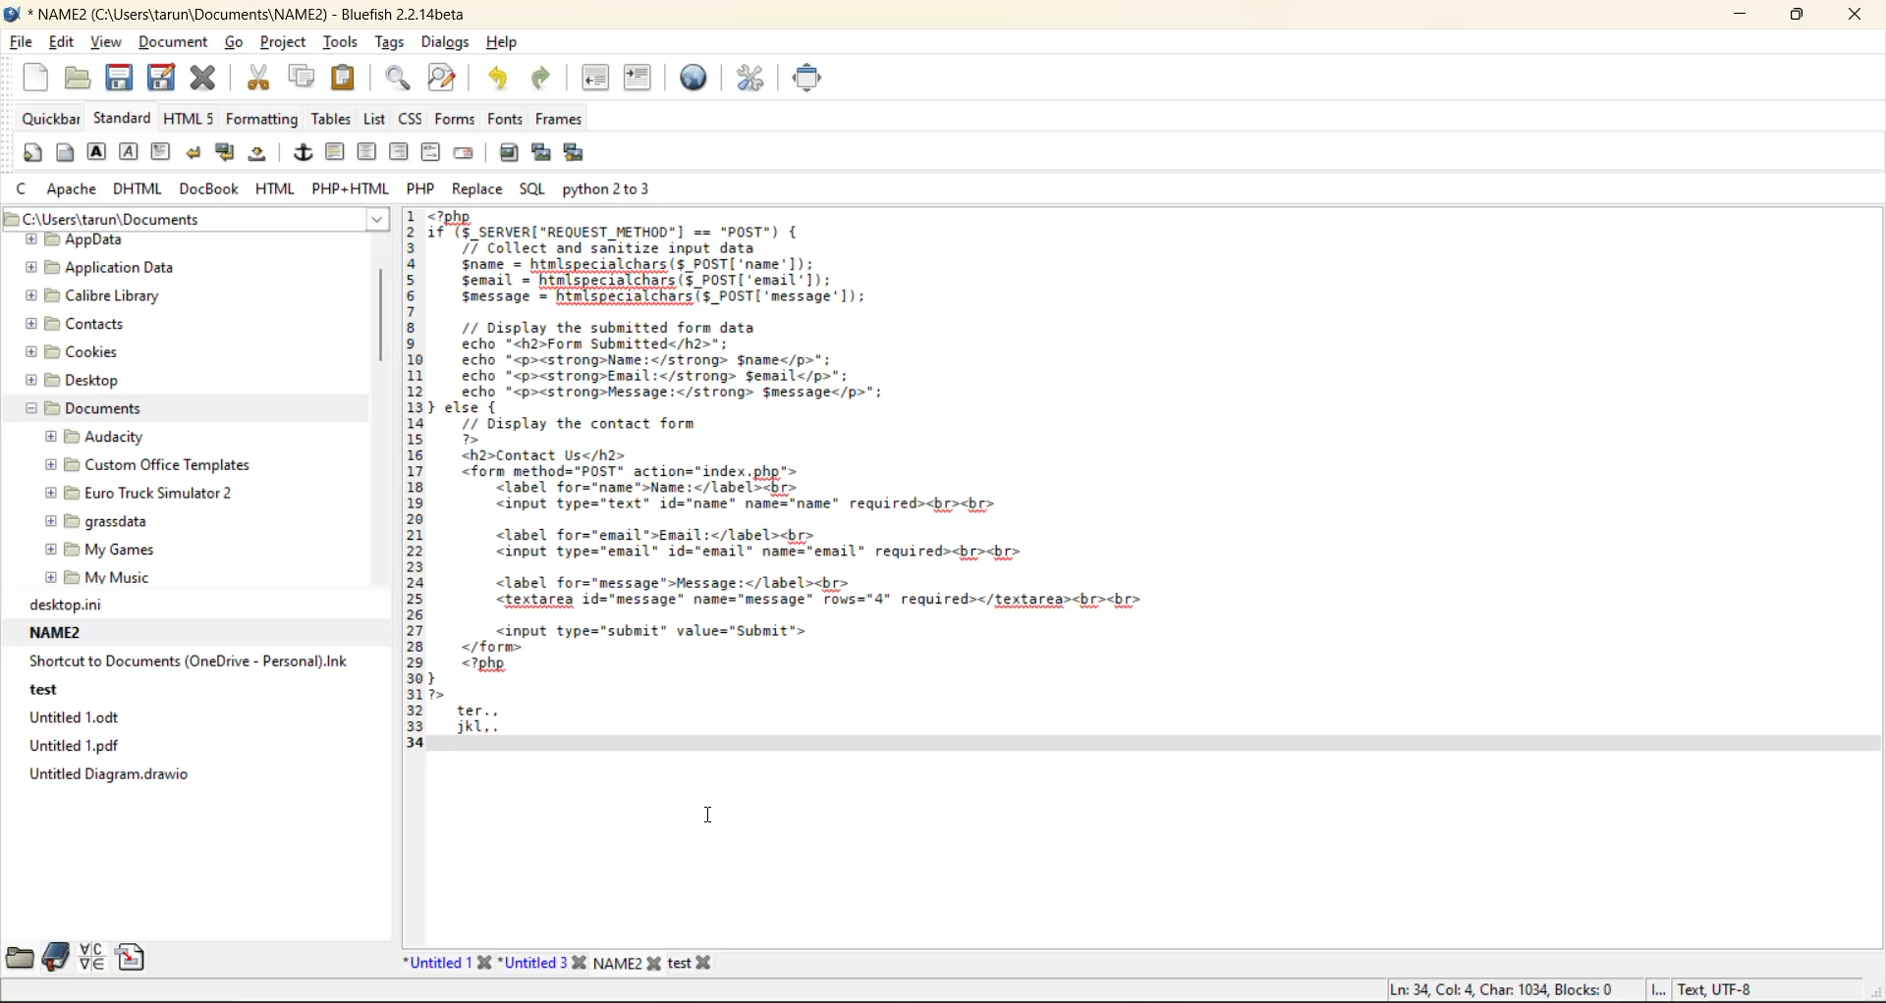 The image size is (1886, 1003). Describe the element at coordinates (398, 79) in the screenshot. I see `find` at that location.